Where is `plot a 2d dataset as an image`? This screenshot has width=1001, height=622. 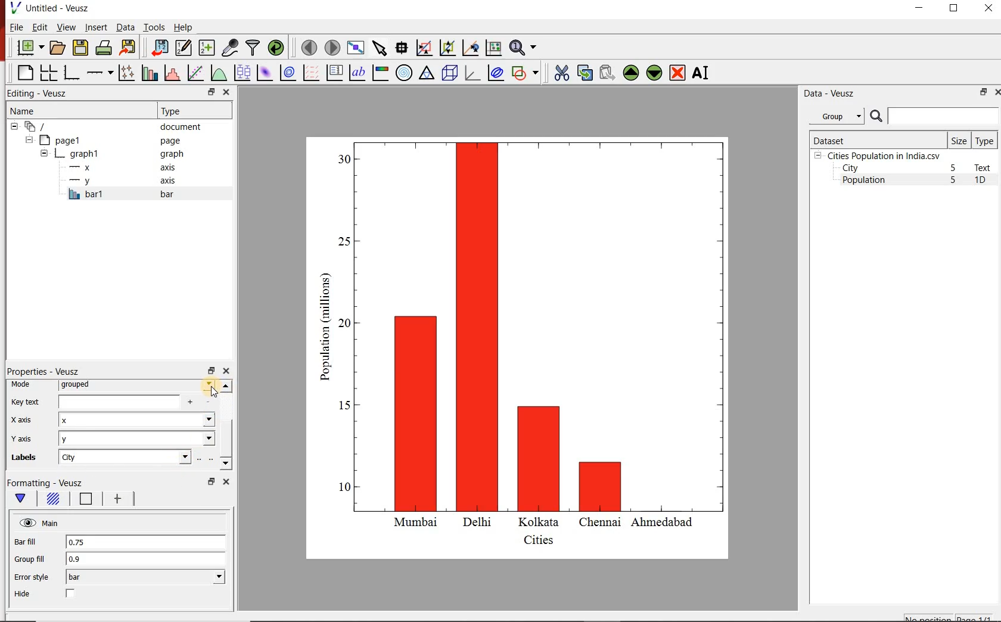
plot a 2d dataset as an image is located at coordinates (263, 71).